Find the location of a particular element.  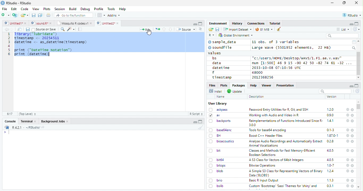

Code tools is located at coordinates (70, 29).